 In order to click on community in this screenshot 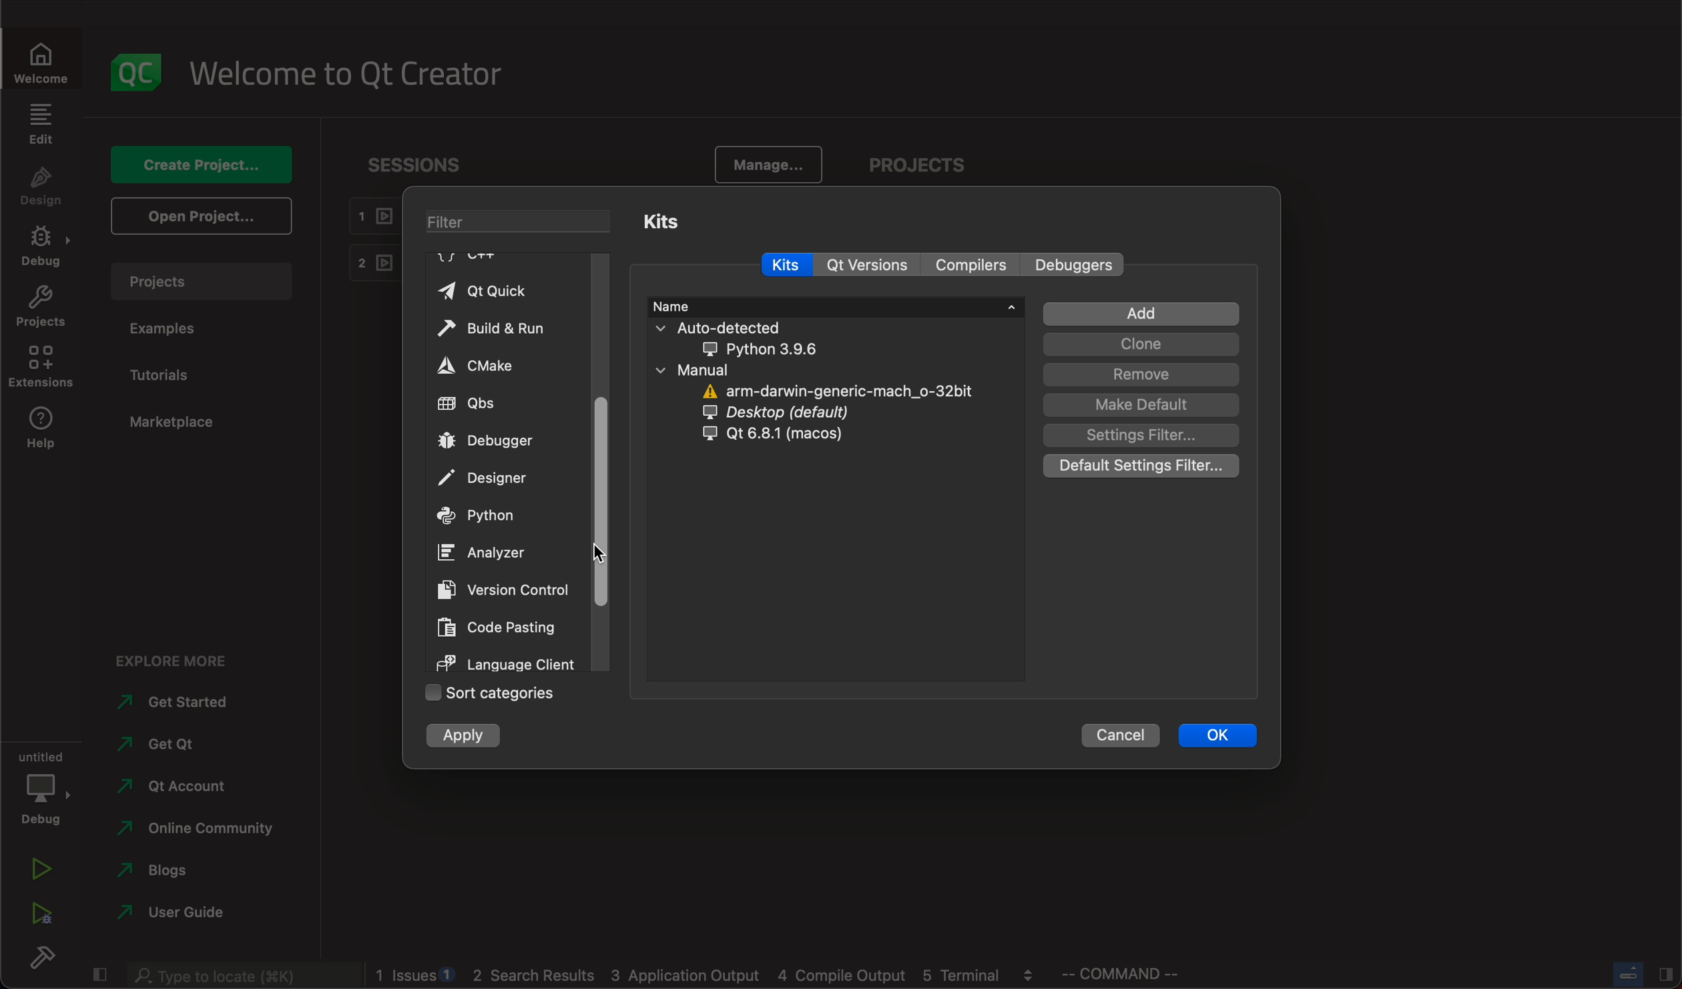, I will do `click(204, 830)`.